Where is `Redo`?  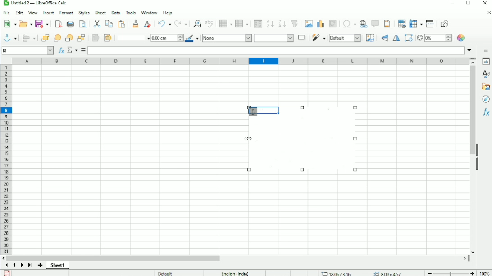
Redo is located at coordinates (181, 24).